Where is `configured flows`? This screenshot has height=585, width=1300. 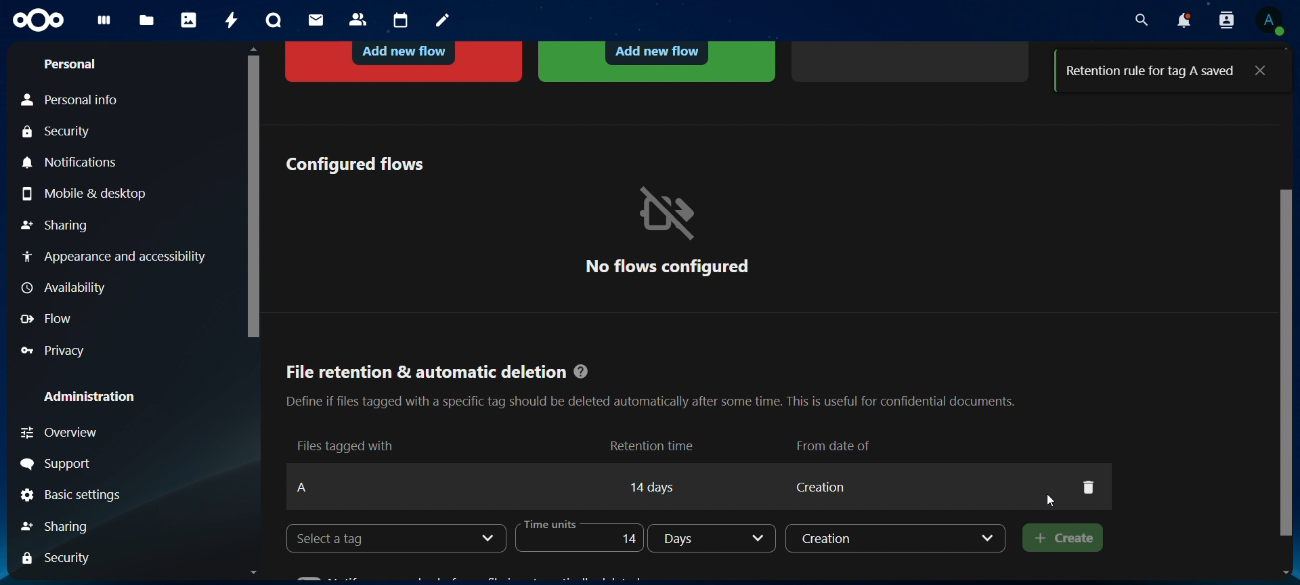 configured flows is located at coordinates (354, 163).